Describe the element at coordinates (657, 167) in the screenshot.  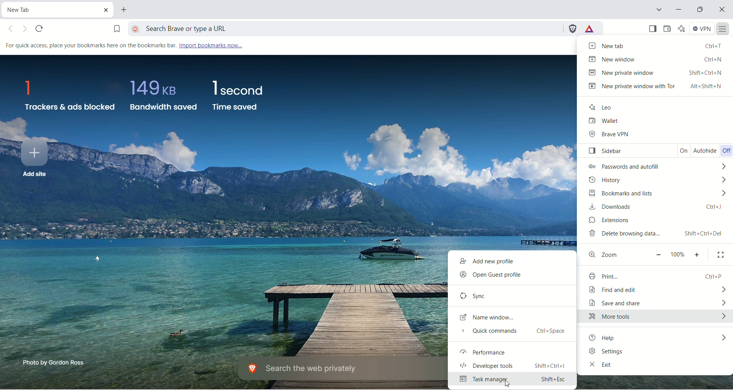
I see `password and autofill` at that location.